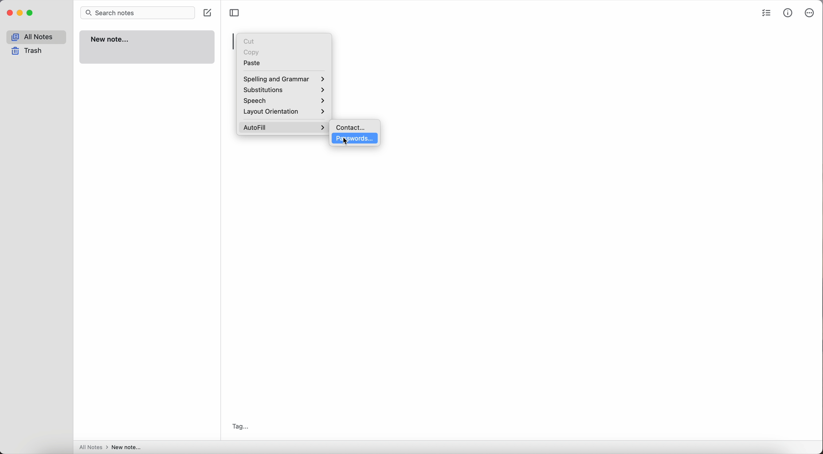 This screenshot has height=454, width=823. What do you see at coordinates (252, 51) in the screenshot?
I see `copy` at bounding box center [252, 51].